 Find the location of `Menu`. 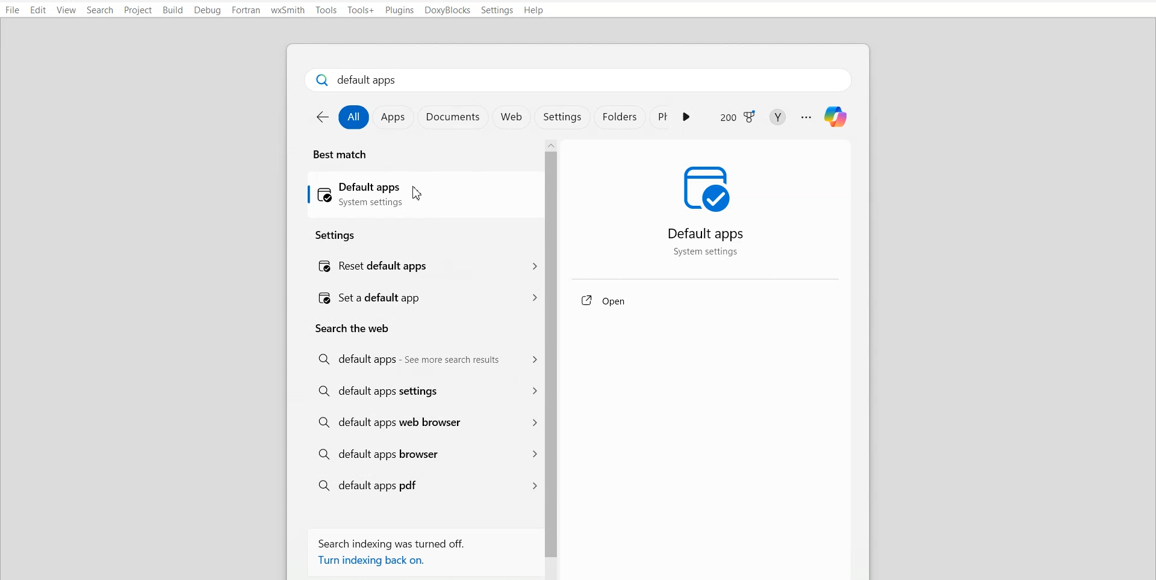

Menu is located at coordinates (530, 297).